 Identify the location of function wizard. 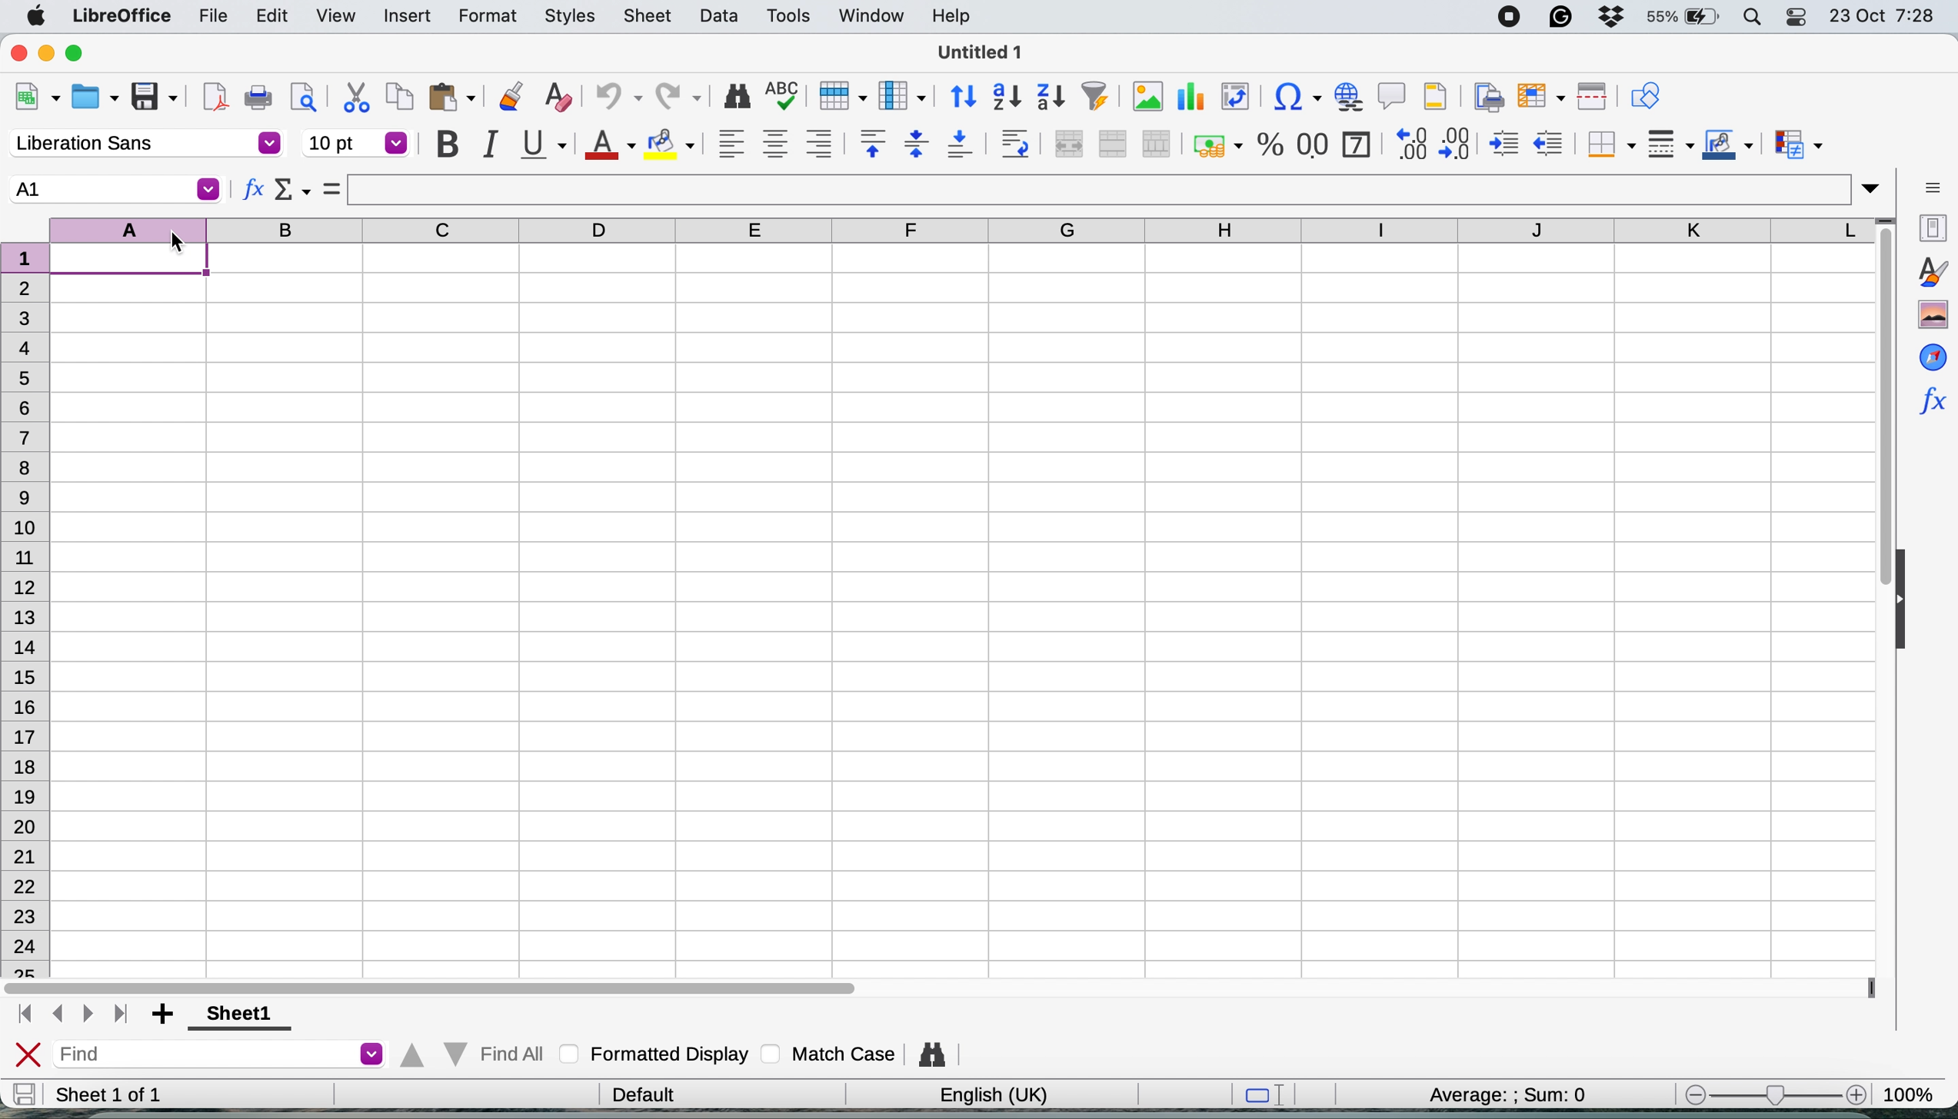
(251, 188).